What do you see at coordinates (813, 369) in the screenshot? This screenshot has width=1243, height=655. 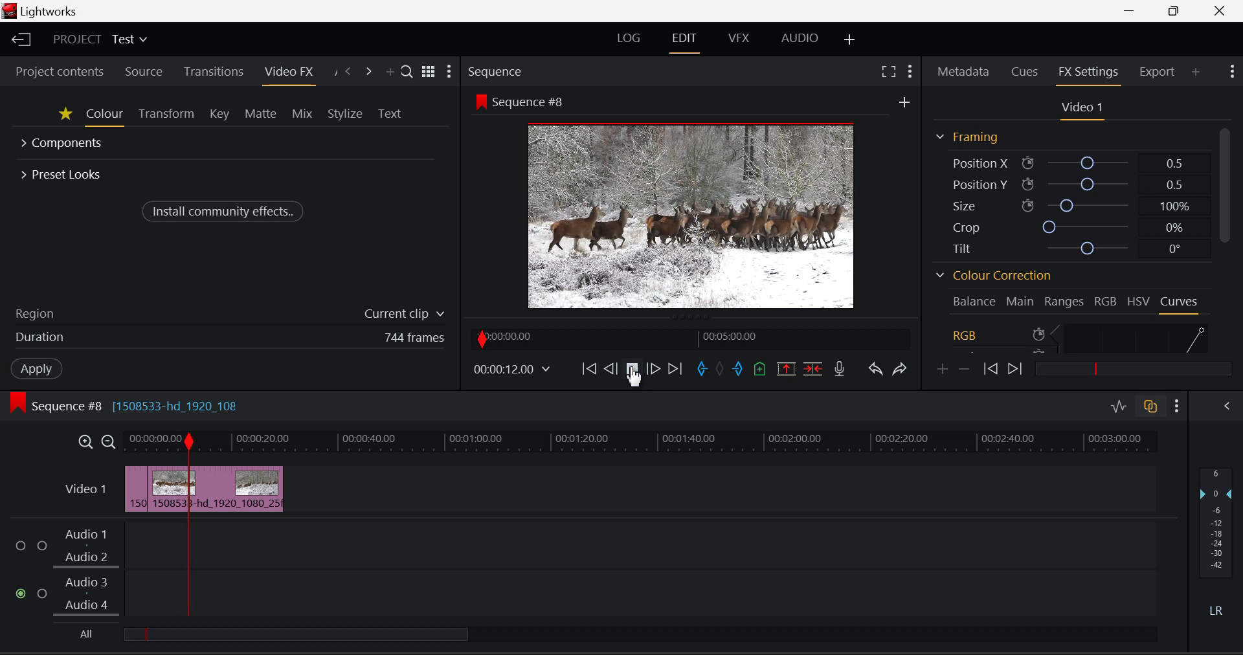 I see `Delete/Cut` at bounding box center [813, 369].